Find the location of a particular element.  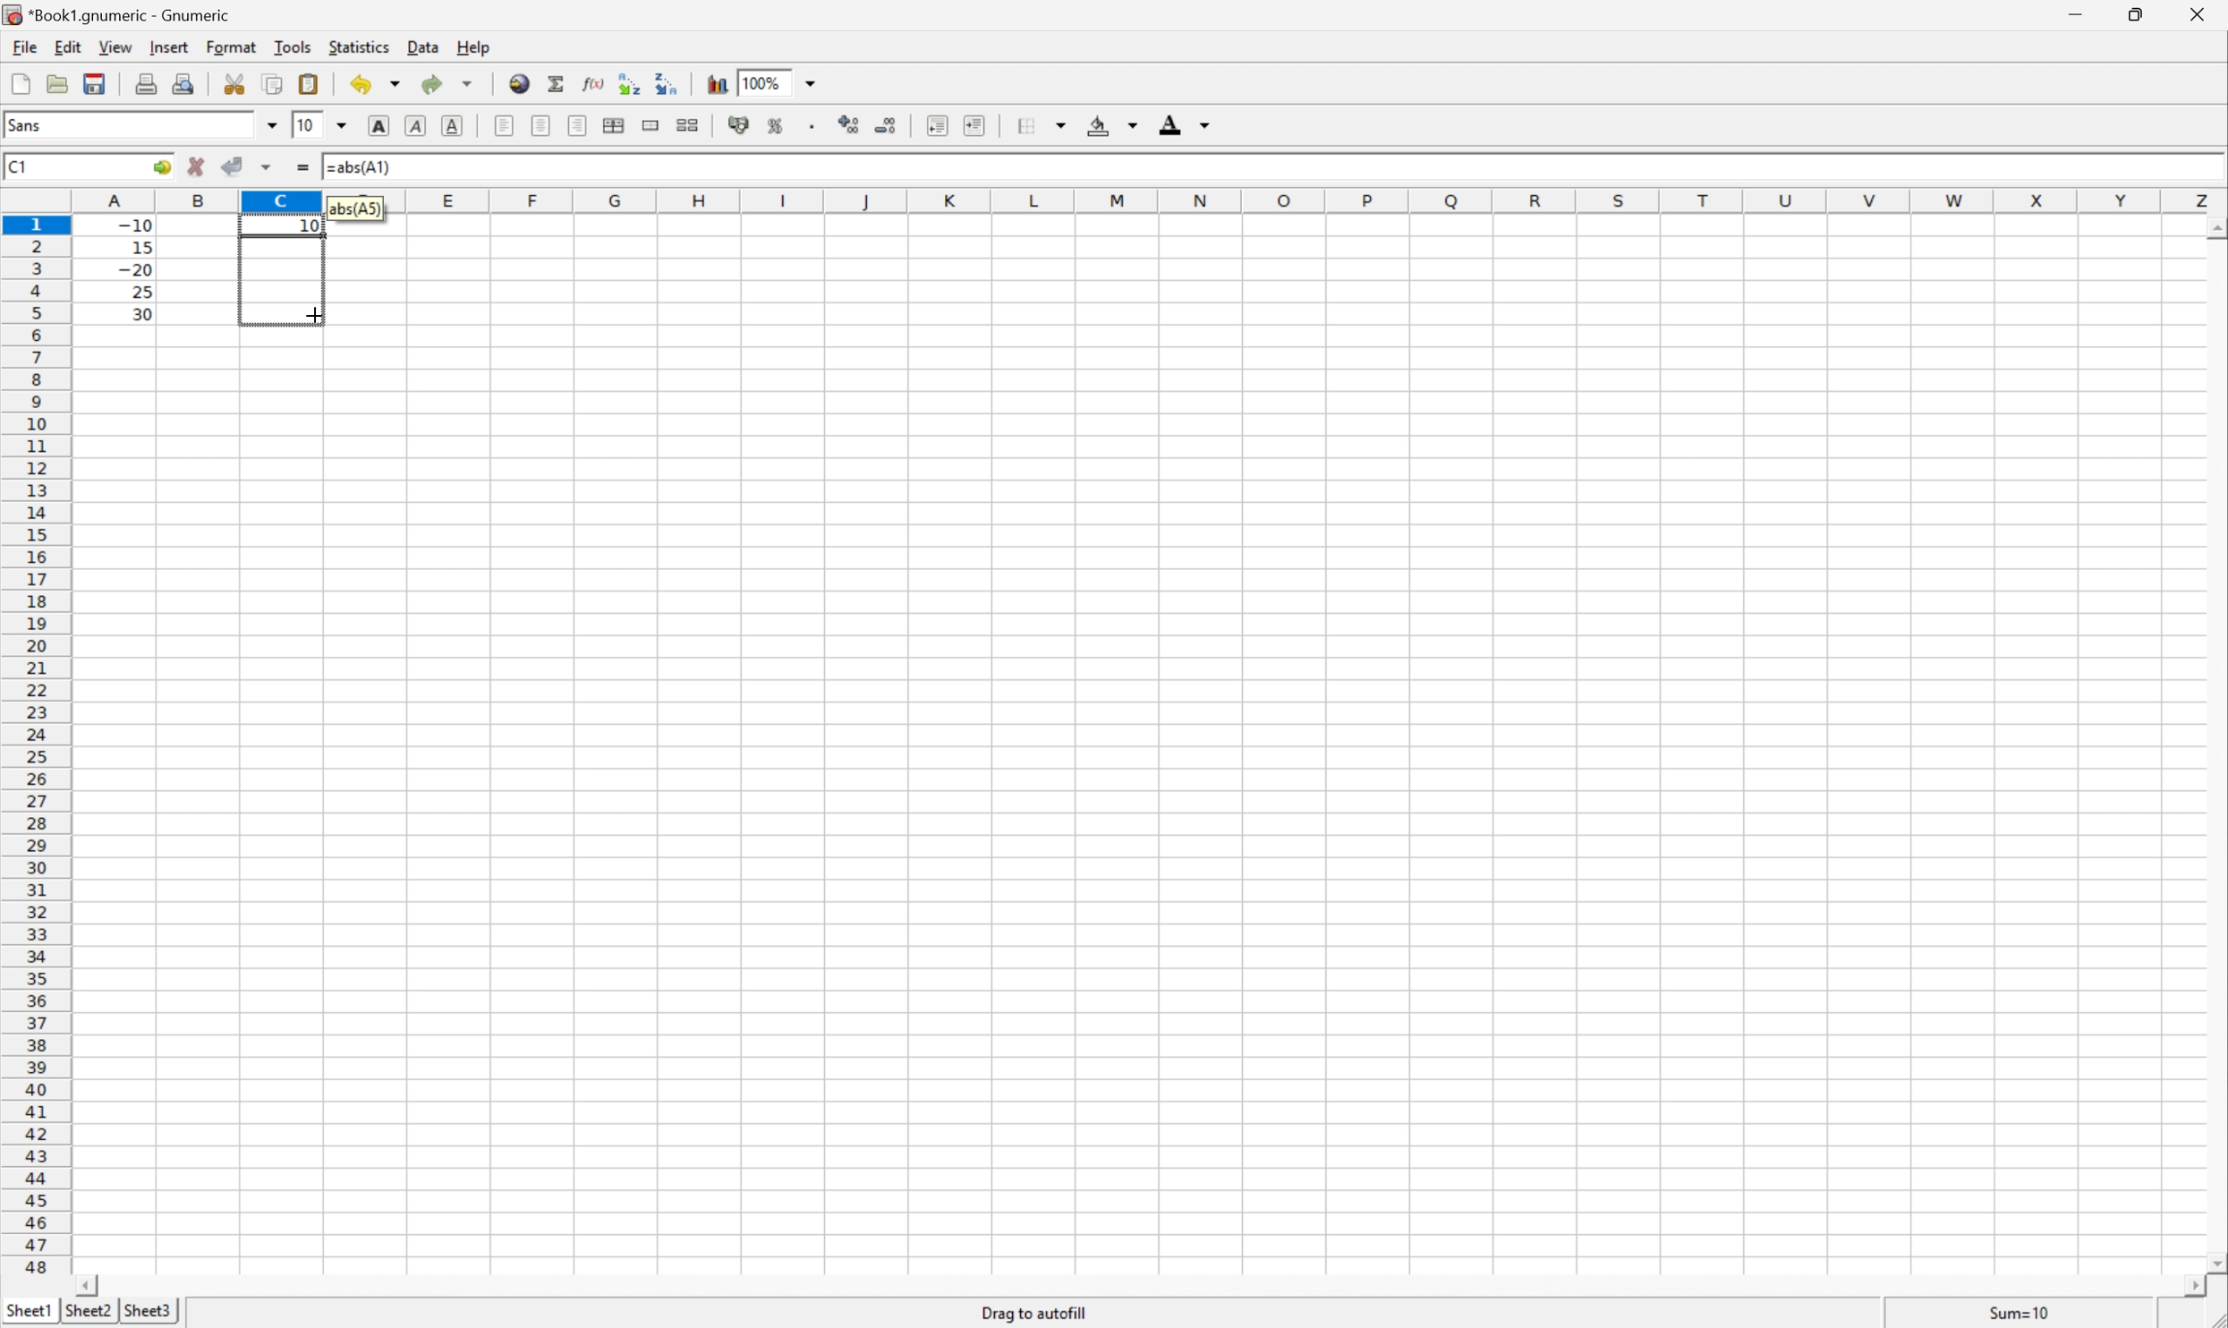

Accept change is located at coordinates (234, 166).